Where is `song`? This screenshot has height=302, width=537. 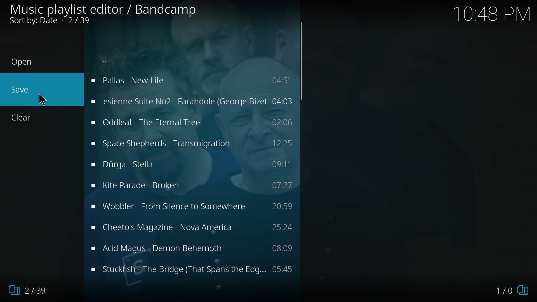
song is located at coordinates (190, 81).